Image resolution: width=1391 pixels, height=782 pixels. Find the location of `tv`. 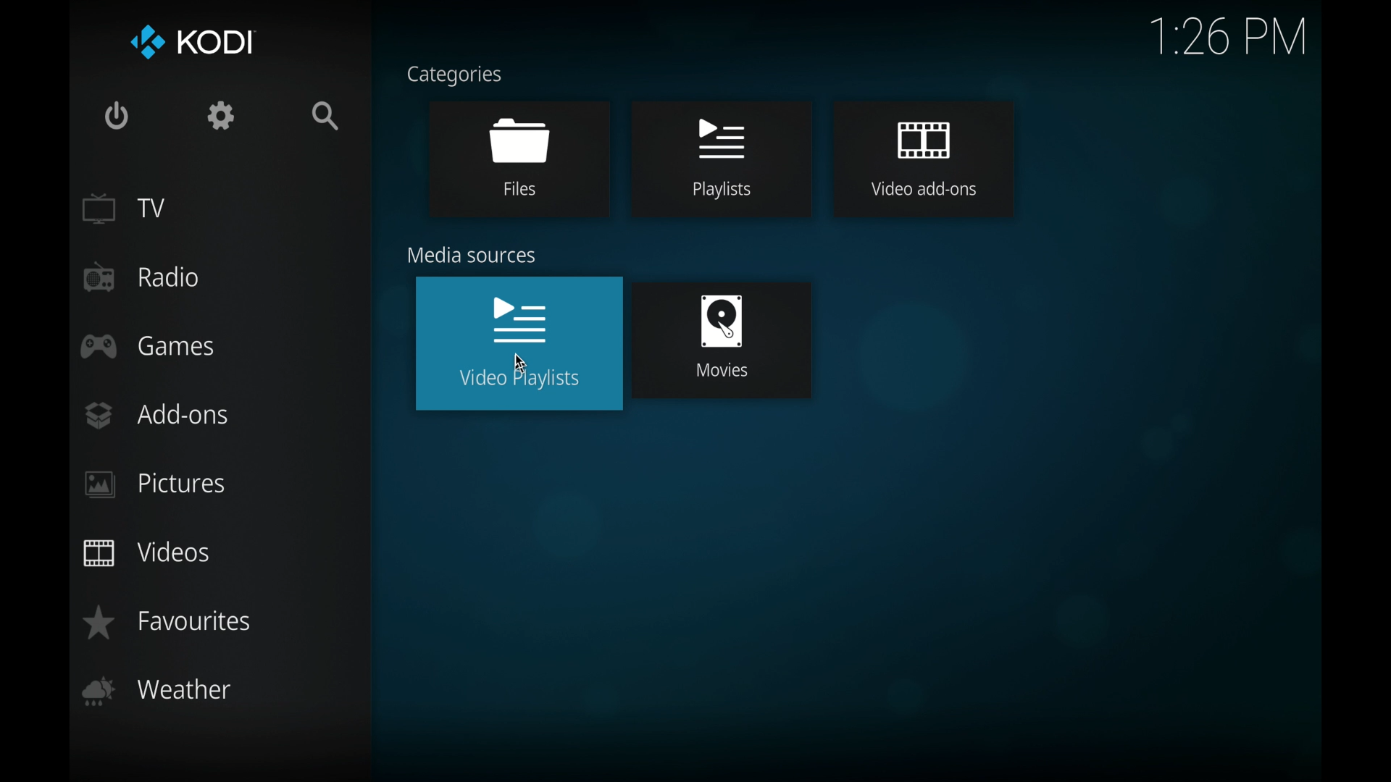

tv is located at coordinates (125, 209).